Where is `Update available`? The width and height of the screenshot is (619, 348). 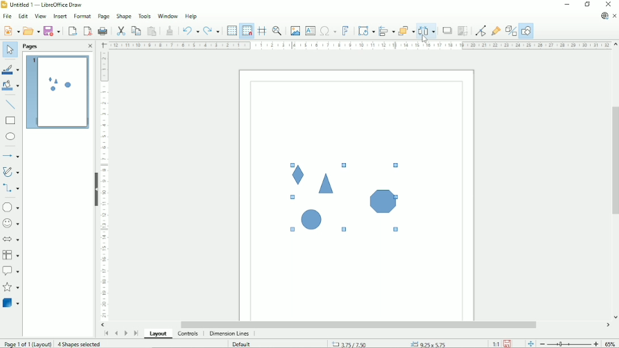
Update available is located at coordinates (604, 16).